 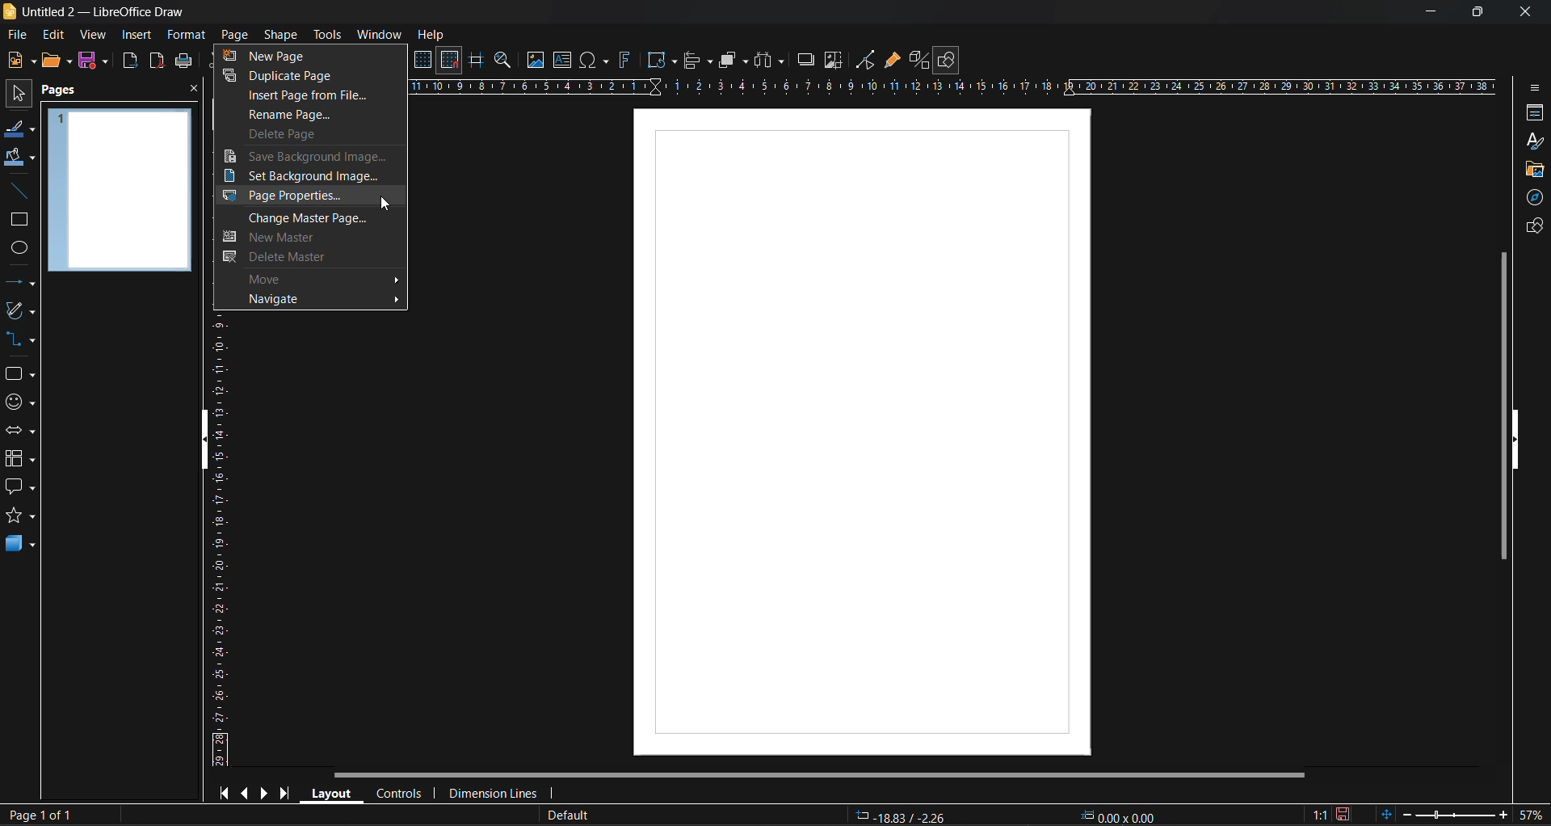 What do you see at coordinates (424, 60) in the screenshot?
I see `display grid` at bounding box center [424, 60].